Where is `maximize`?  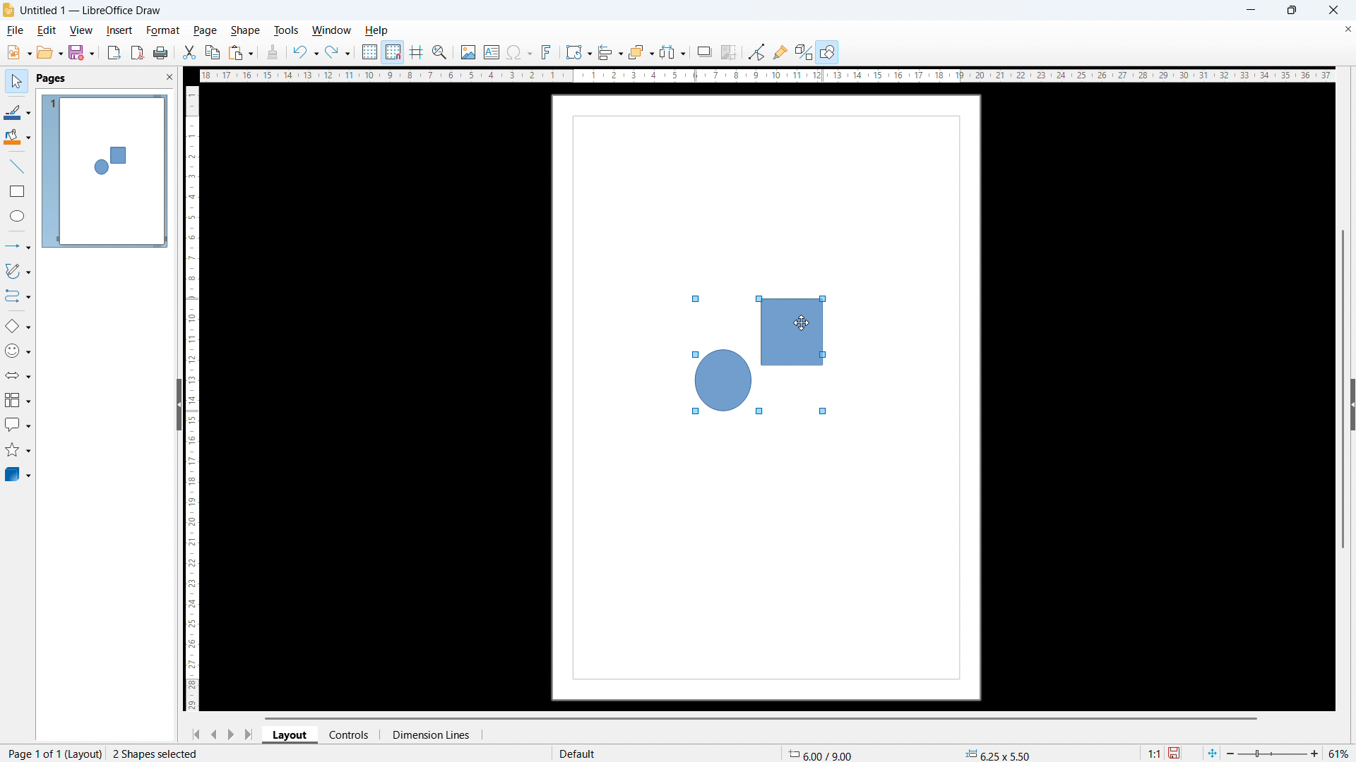
maximize is located at coordinates (1294, 11).